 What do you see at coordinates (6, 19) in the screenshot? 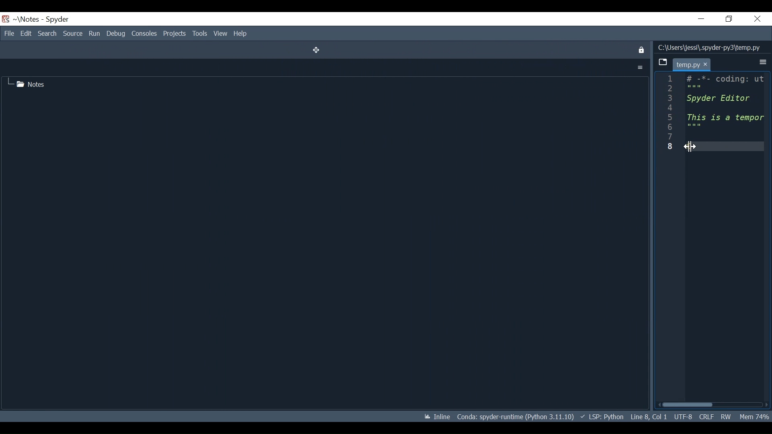
I see `Spyder Icon` at bounding box center [6, 19].